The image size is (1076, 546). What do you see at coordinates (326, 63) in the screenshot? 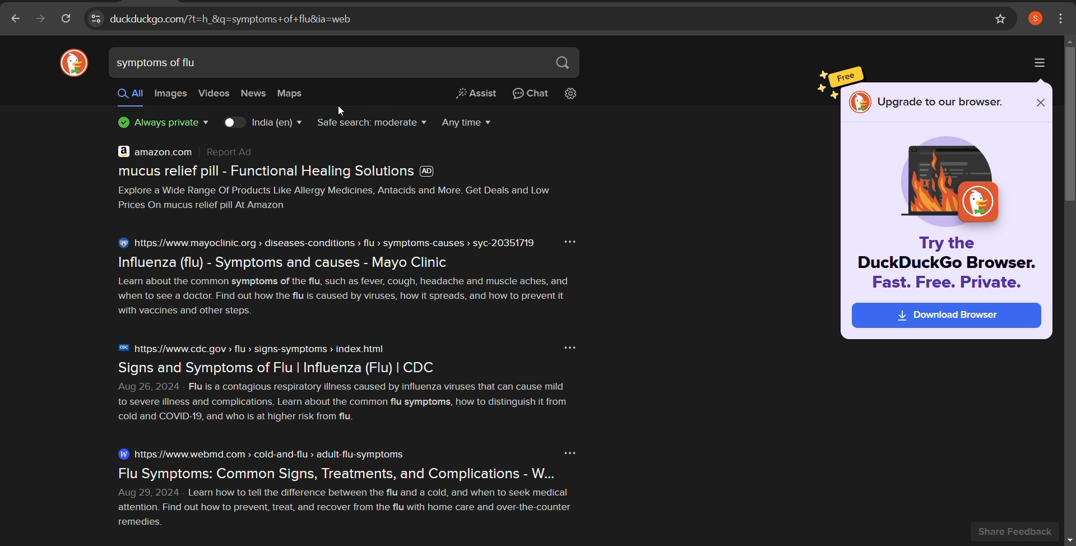
I see `search bar` at bounding box center [326, 63].